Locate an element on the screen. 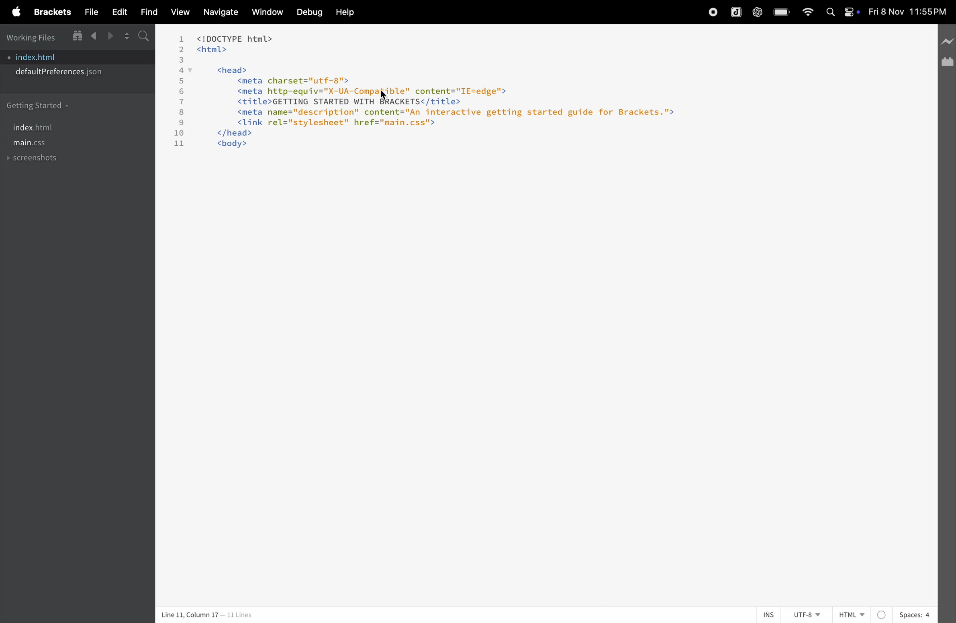  wifi is located at coordinates (807, 12).